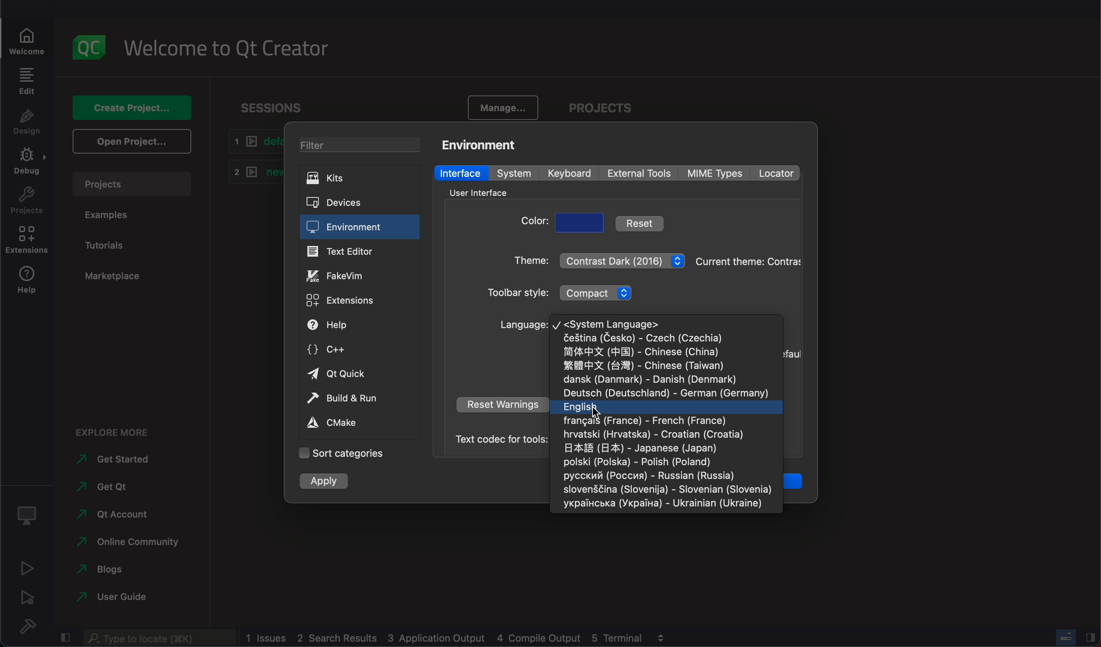 Image resolution: width=1101 pixels, height=647 pixels. I want to click on online, so click(124, 543).